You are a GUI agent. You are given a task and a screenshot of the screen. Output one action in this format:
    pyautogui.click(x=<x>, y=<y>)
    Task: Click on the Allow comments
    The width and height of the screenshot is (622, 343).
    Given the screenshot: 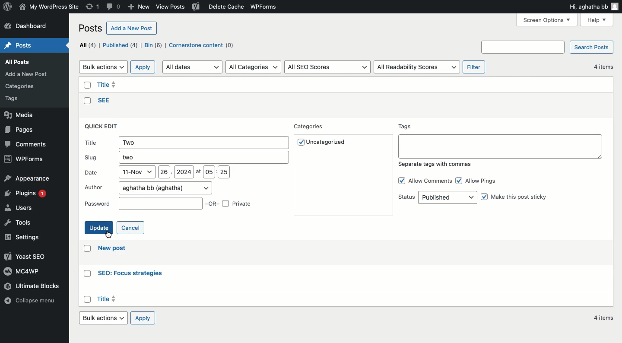 What is the action you would take?
    pyautogui.click(x=424, y=181)
    